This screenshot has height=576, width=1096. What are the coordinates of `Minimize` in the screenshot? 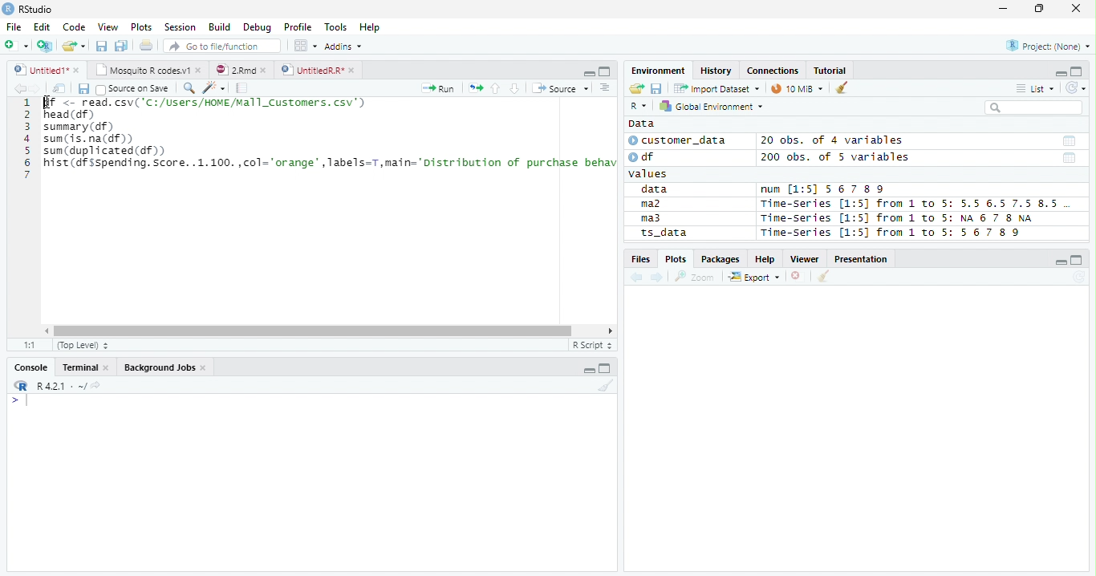 It's located at (587, 72).